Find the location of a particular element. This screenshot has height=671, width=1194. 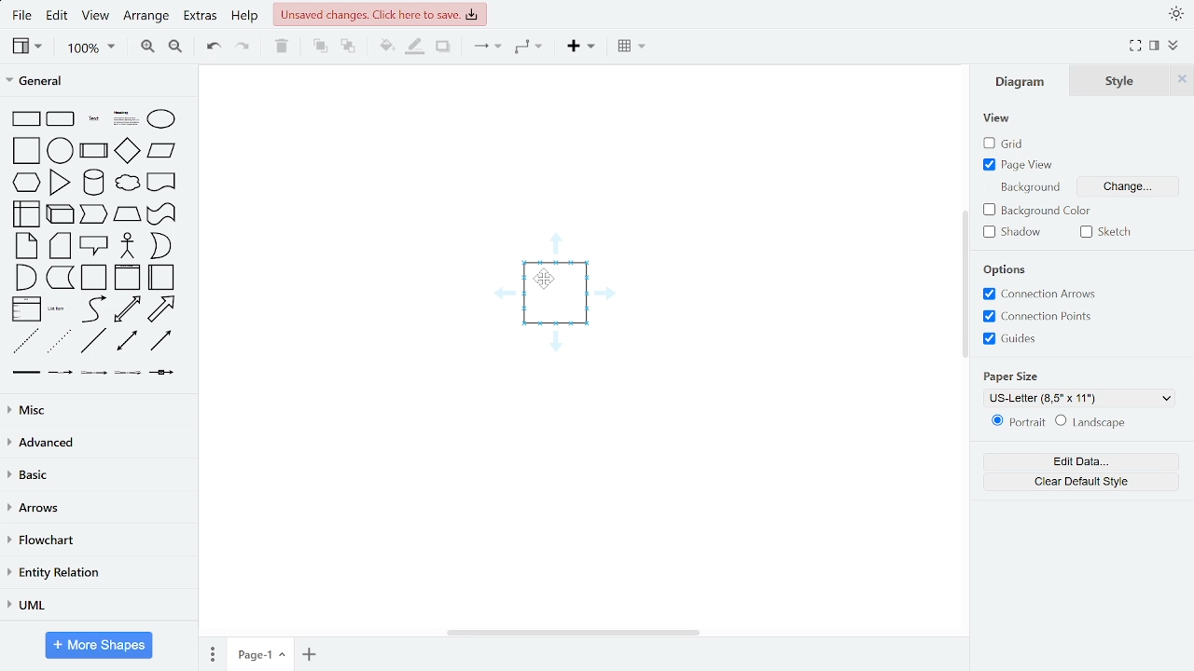

general shapes is located at coordinates (90, 214).